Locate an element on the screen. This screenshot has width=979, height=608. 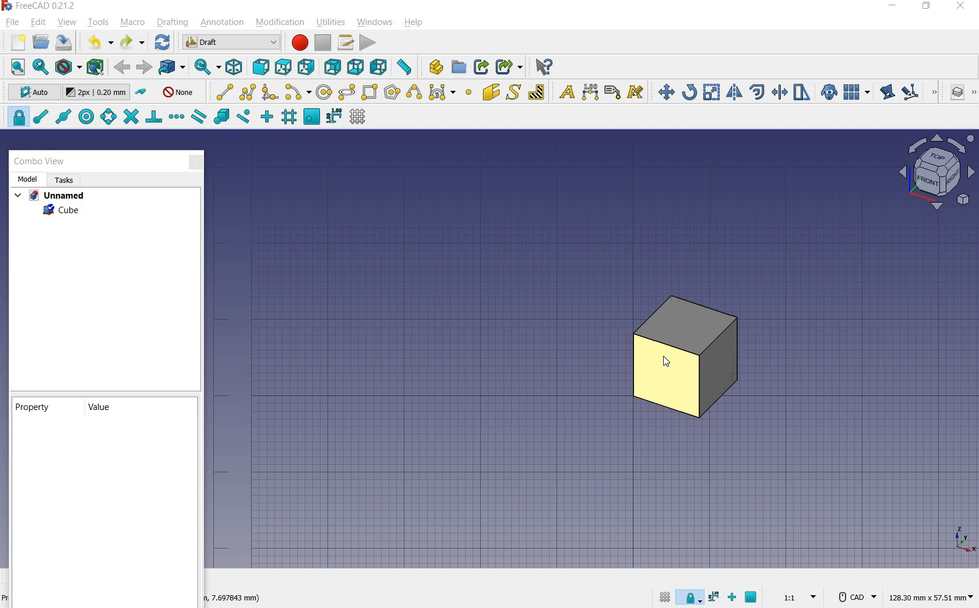
snap near is located at coordinates (244, 116).